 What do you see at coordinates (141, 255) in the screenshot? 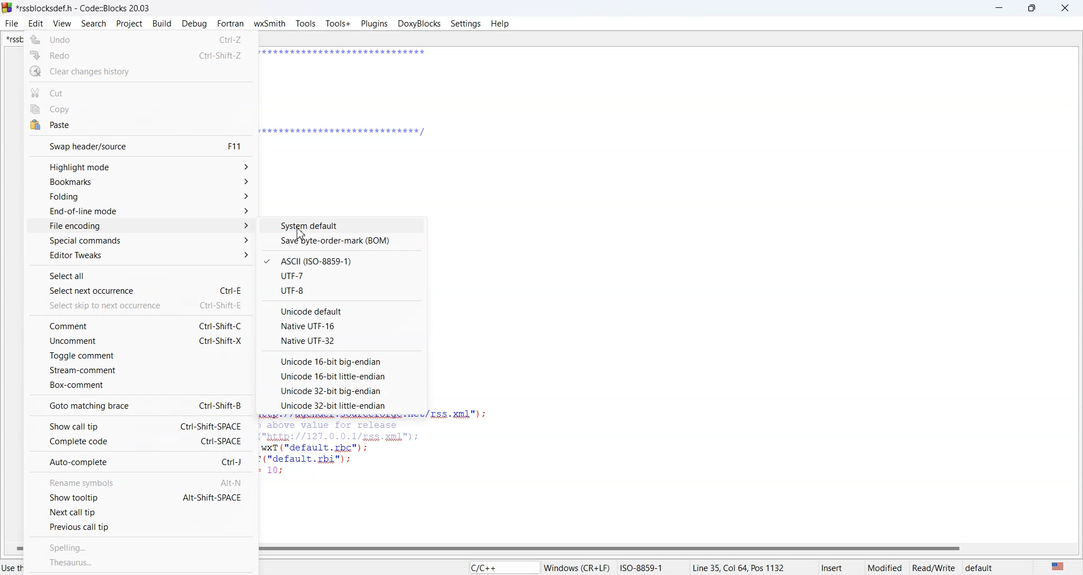
I see `Editor tweaks` at bounding box center [141, 255].